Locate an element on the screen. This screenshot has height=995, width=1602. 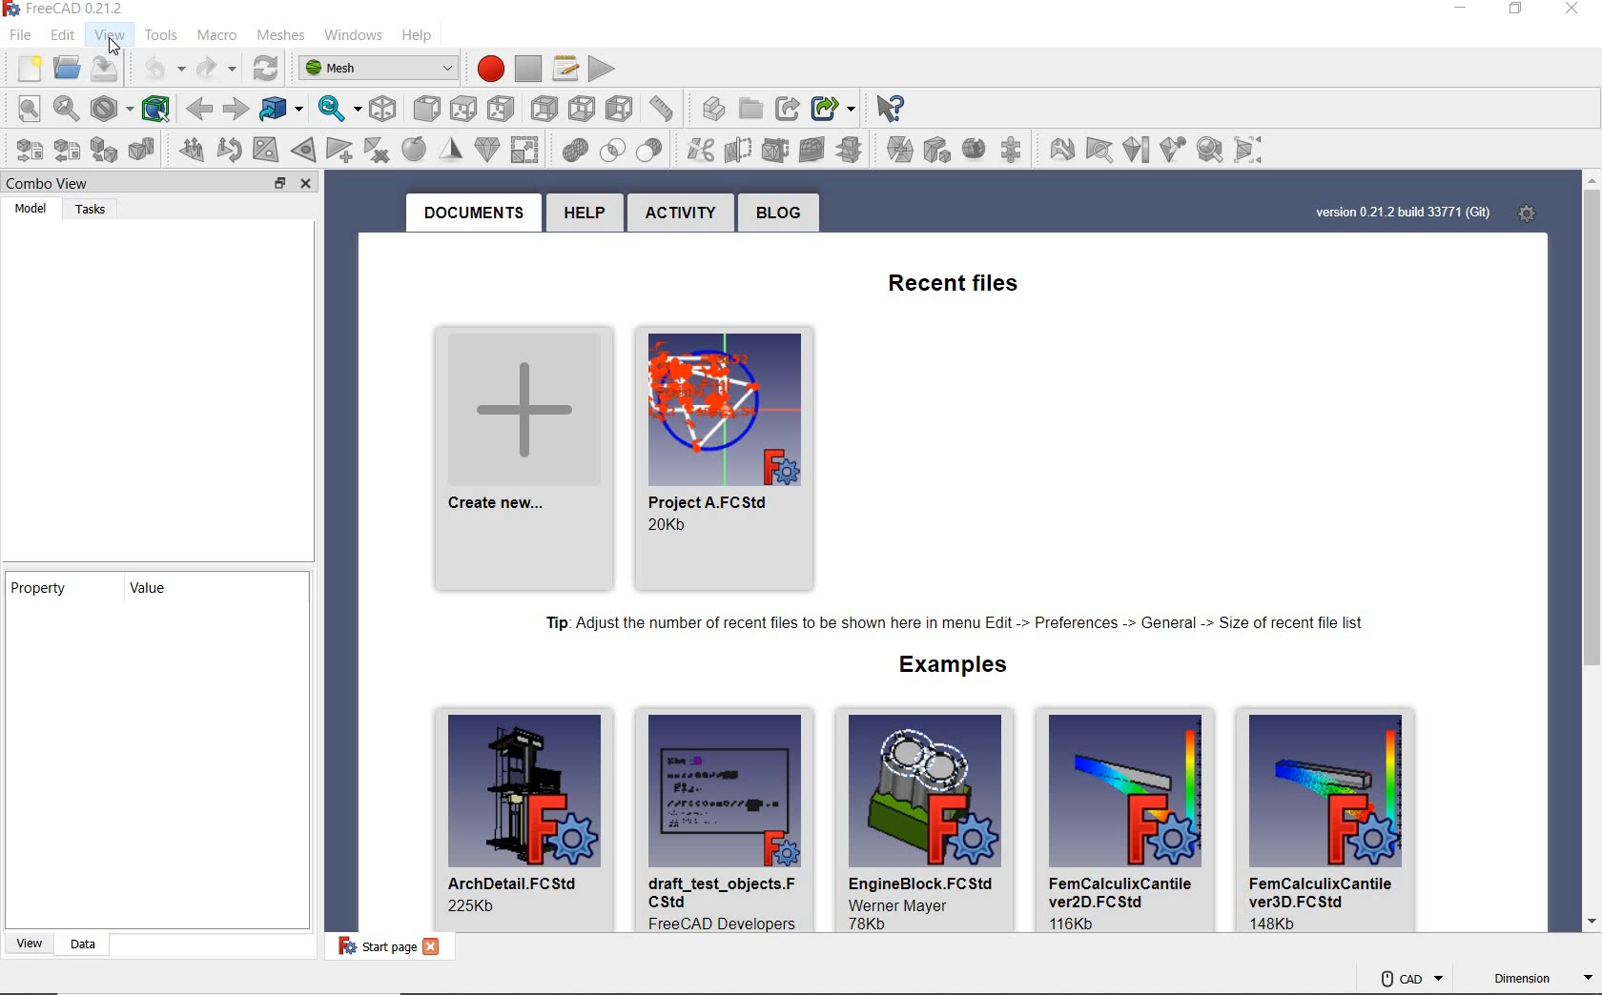
bounding box is located at coordinates (153, 106).